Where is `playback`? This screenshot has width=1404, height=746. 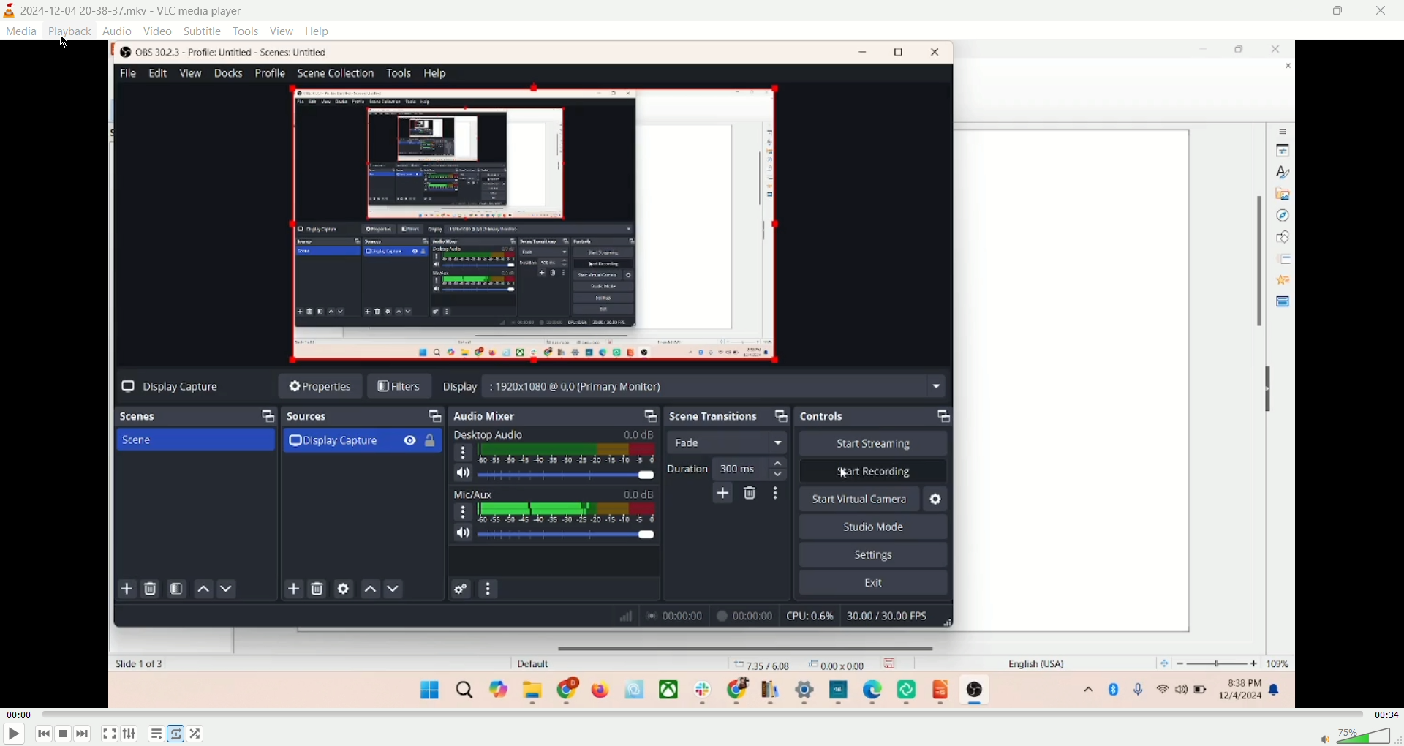
playback is located at coordinates (69, 31).